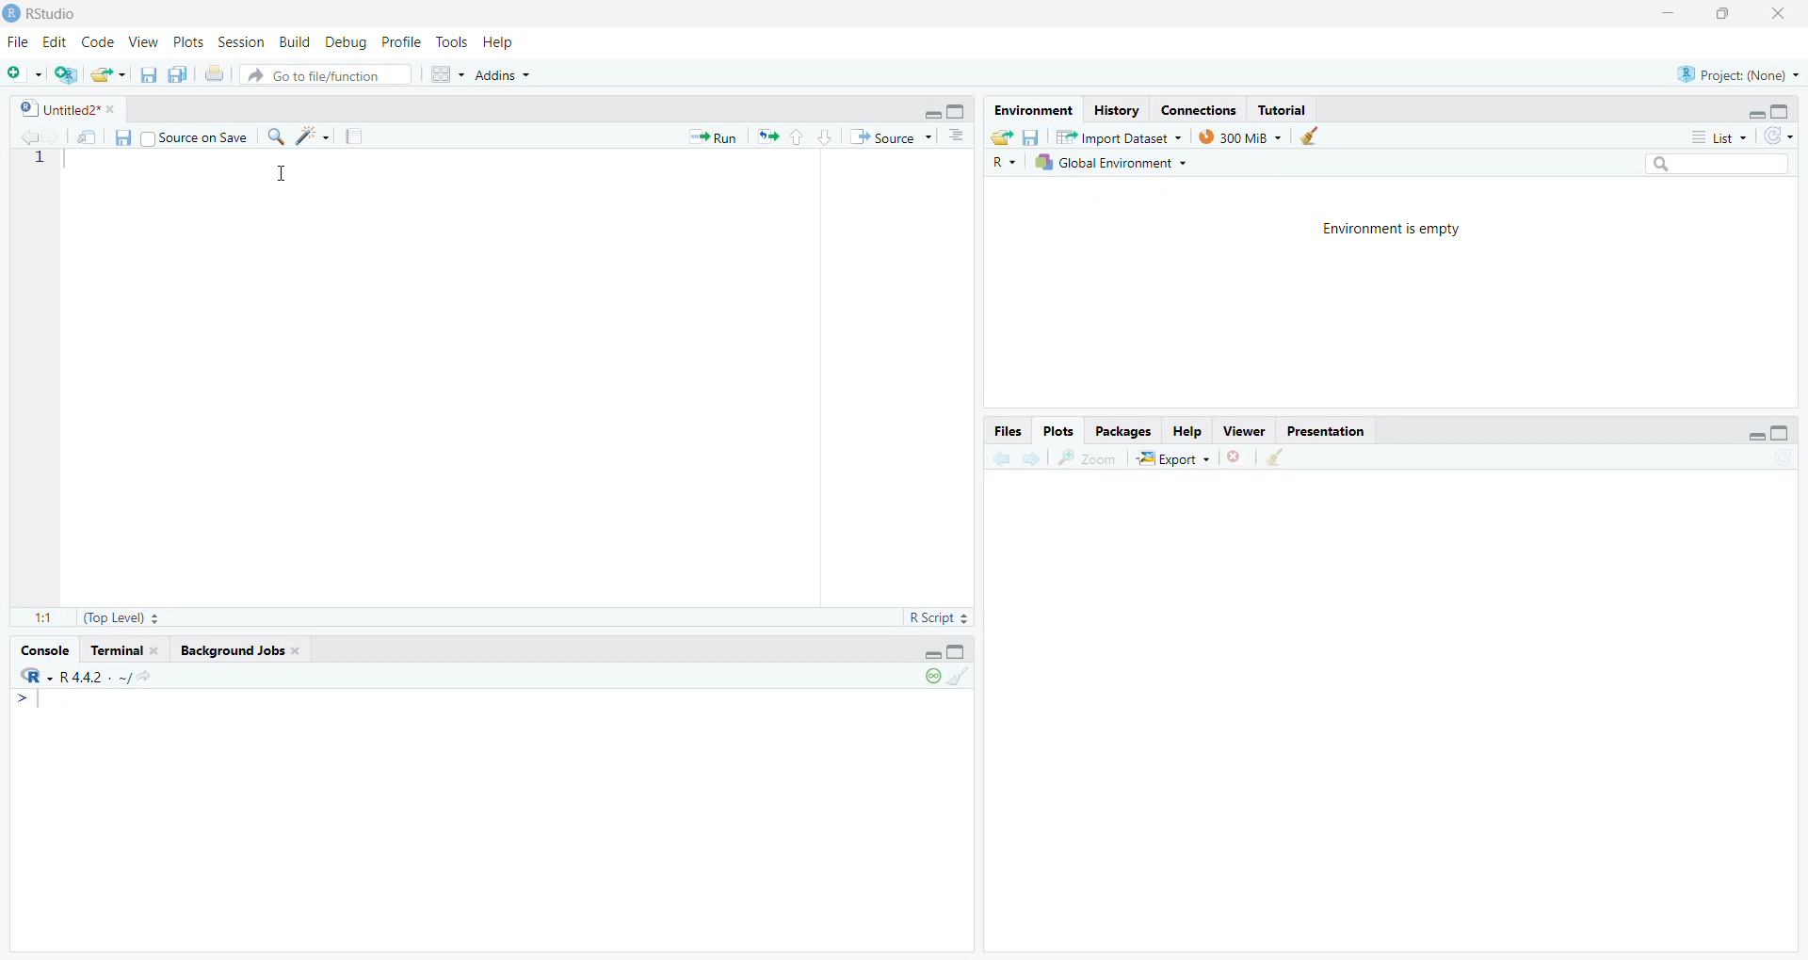 This screenshot has height=960, width=1808. Describe the element at coordinates (323, 74) in the screenshot. I see ` Go to file/function` at that location.